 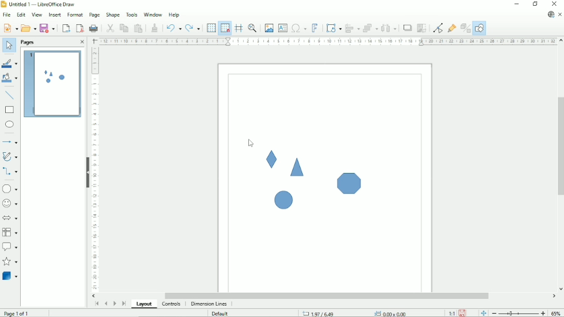 What do you see at coordinates (451, 313) in the screenshot?
I see `Scaling factor` at bounding box center [451, 313].